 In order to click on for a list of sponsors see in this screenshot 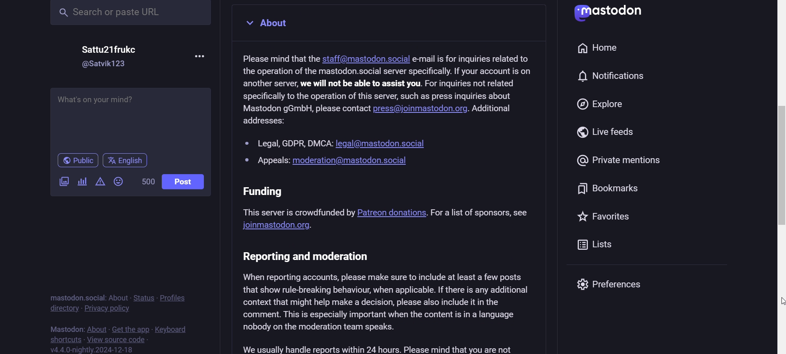, I will do `click(483, 213)`.